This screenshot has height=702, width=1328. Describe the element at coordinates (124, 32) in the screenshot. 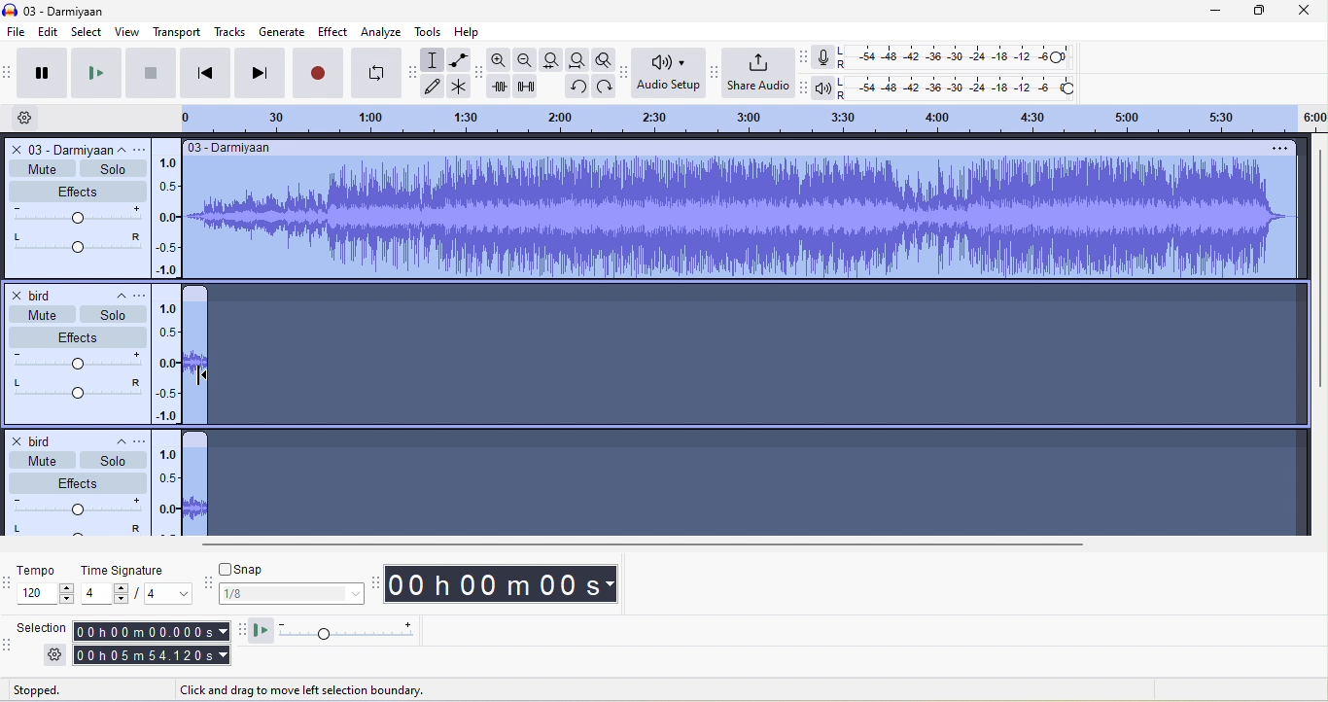

I see `view` at that location.